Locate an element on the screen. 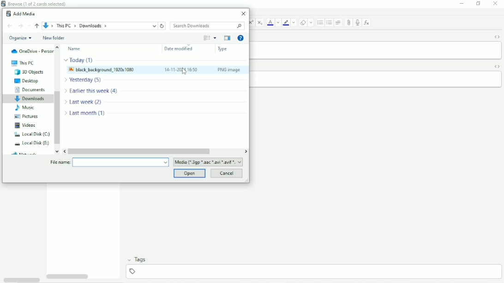  Close is located at coordinates (243, 14).